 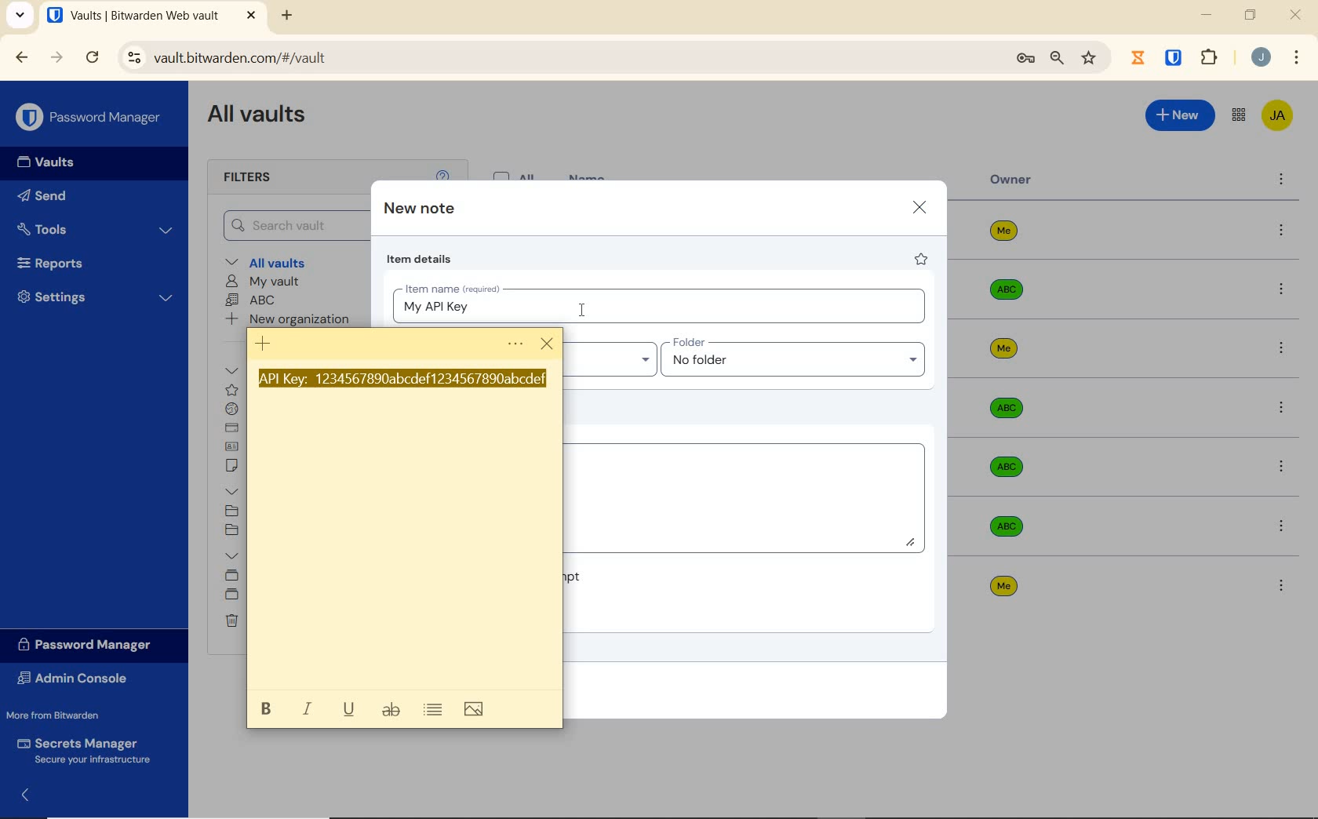 What do you see at coordinates (280, 264) in the screenshot?
I see `All vaults` at bounding box center [280, 264].